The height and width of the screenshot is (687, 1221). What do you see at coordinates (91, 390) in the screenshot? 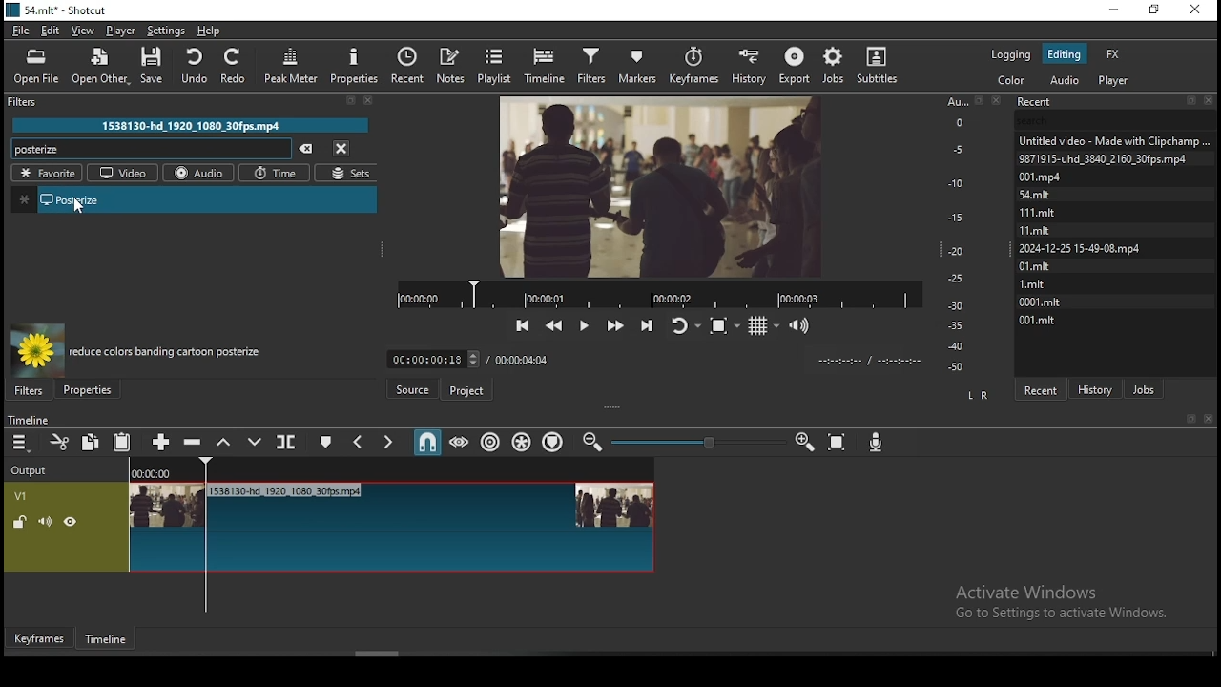
I see `properties` at bounding box center [91, 390].